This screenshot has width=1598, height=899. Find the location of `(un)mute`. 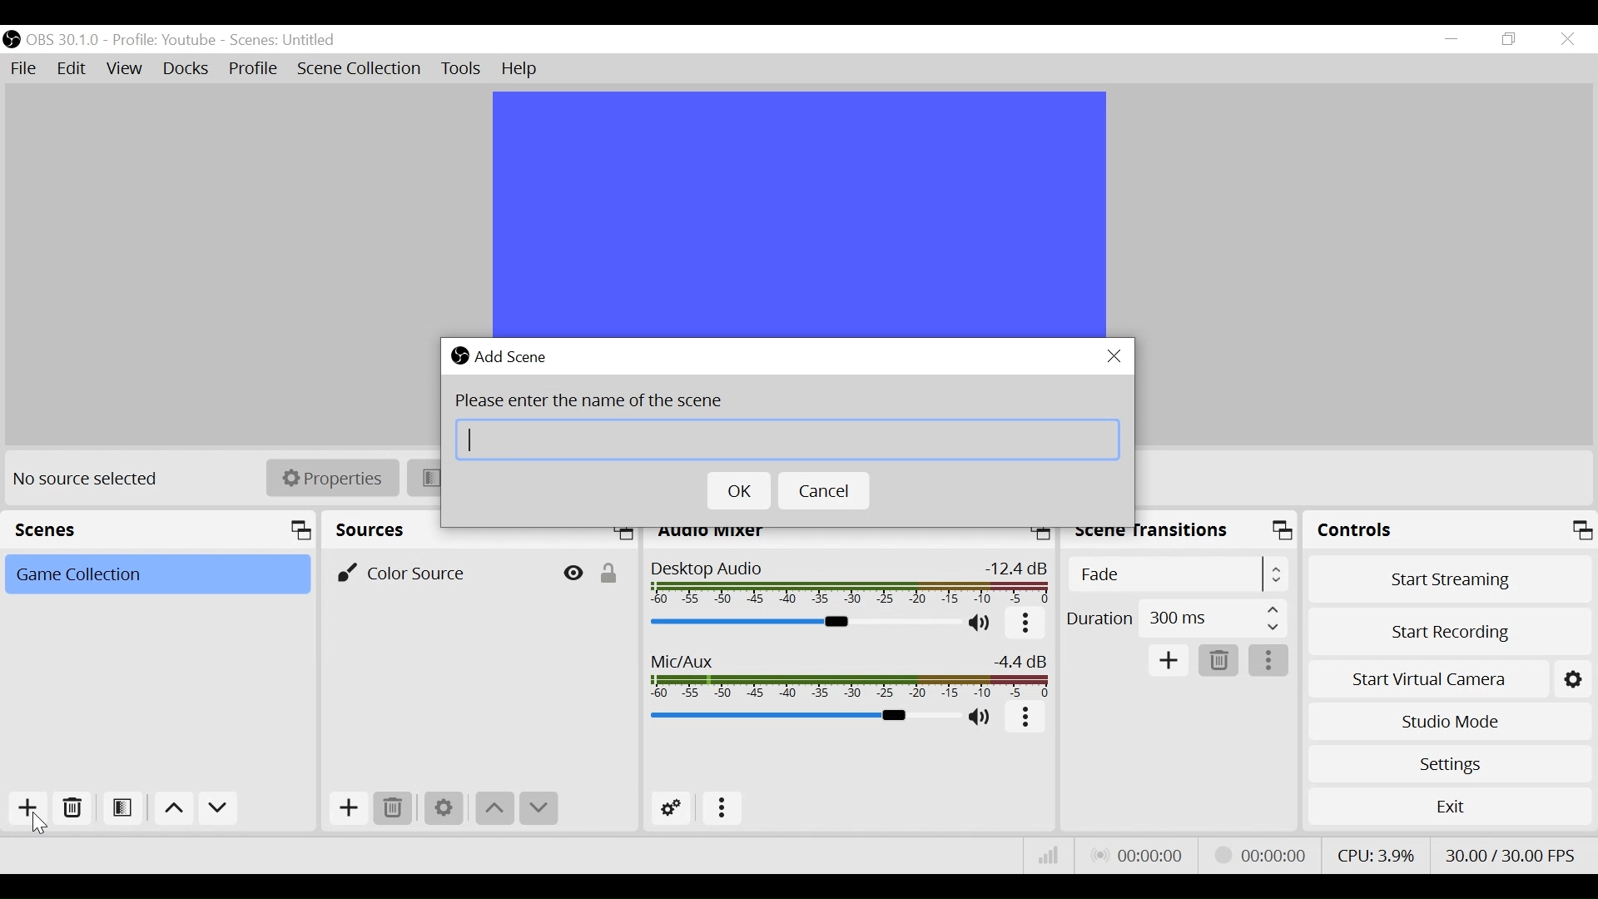

(un)mute is located at coordinates (980, 719).